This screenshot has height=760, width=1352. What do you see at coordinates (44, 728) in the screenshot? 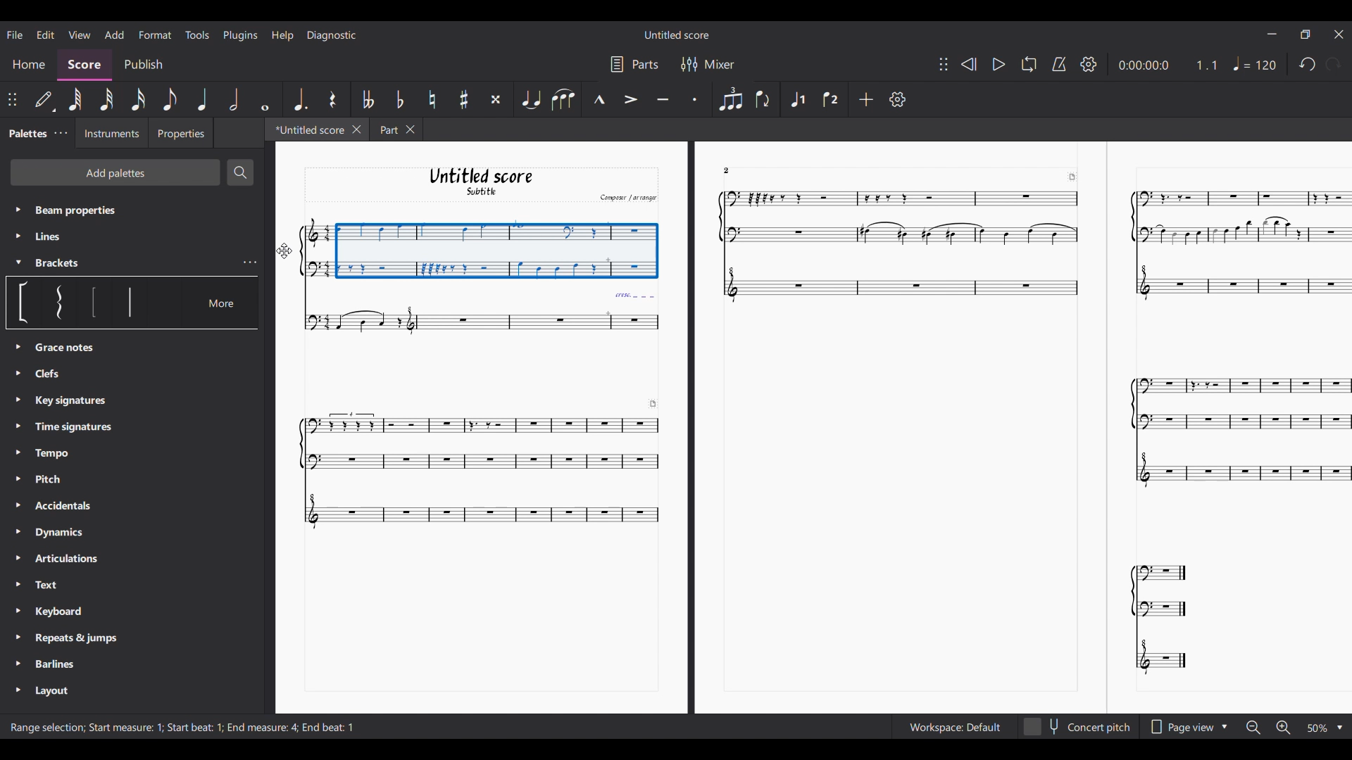
I see `range selection ;` at bounding box center [44, 728].